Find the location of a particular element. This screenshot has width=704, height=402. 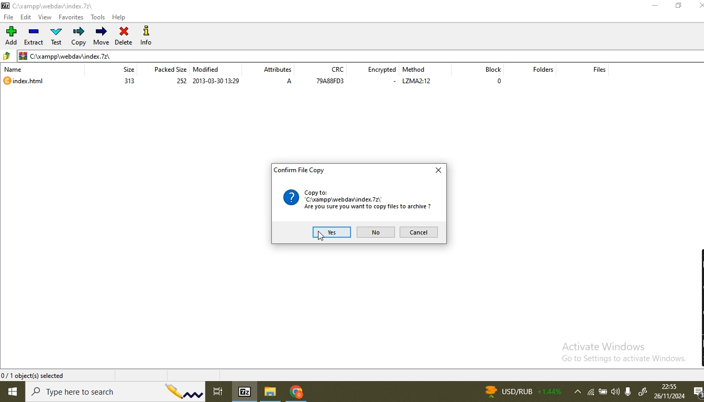

wifi is located at coordinates (591, 393).